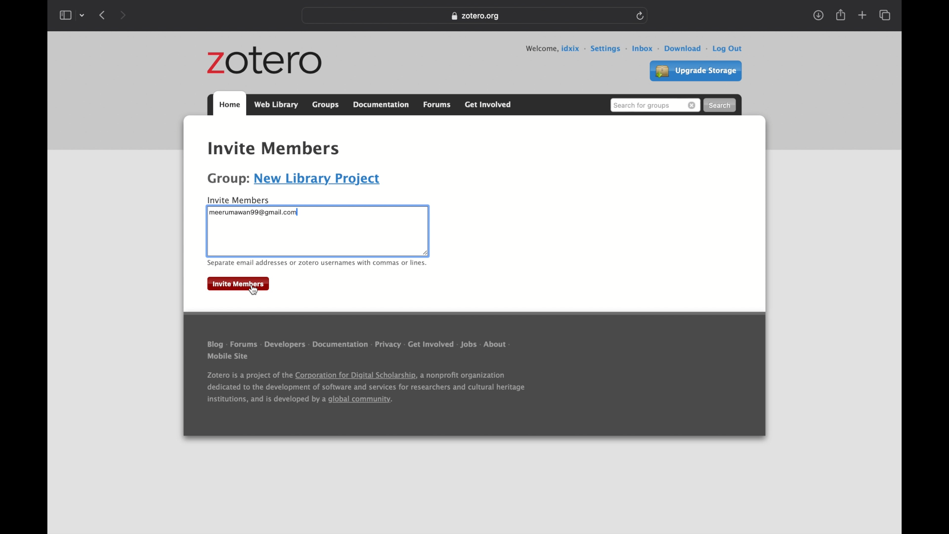  I want to click on forums, so click(245, 343).